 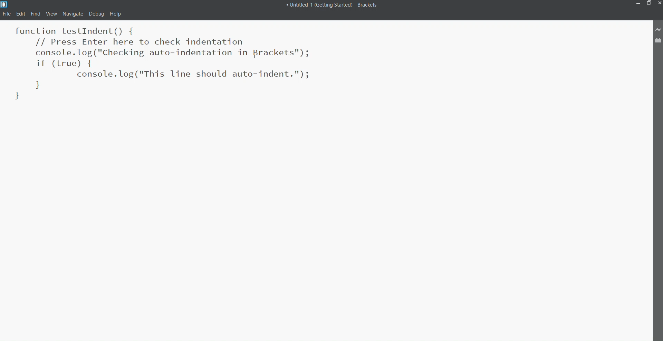 What do you see at coordinates (192, 68) in the screenshot?
I see `Code` at bounding box center [192, 68].